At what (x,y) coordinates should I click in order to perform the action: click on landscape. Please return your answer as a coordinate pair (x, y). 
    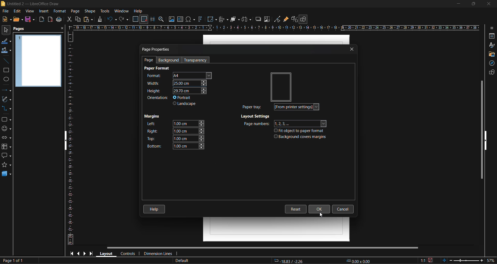
    Looking at the image, I should click on (186, 104).